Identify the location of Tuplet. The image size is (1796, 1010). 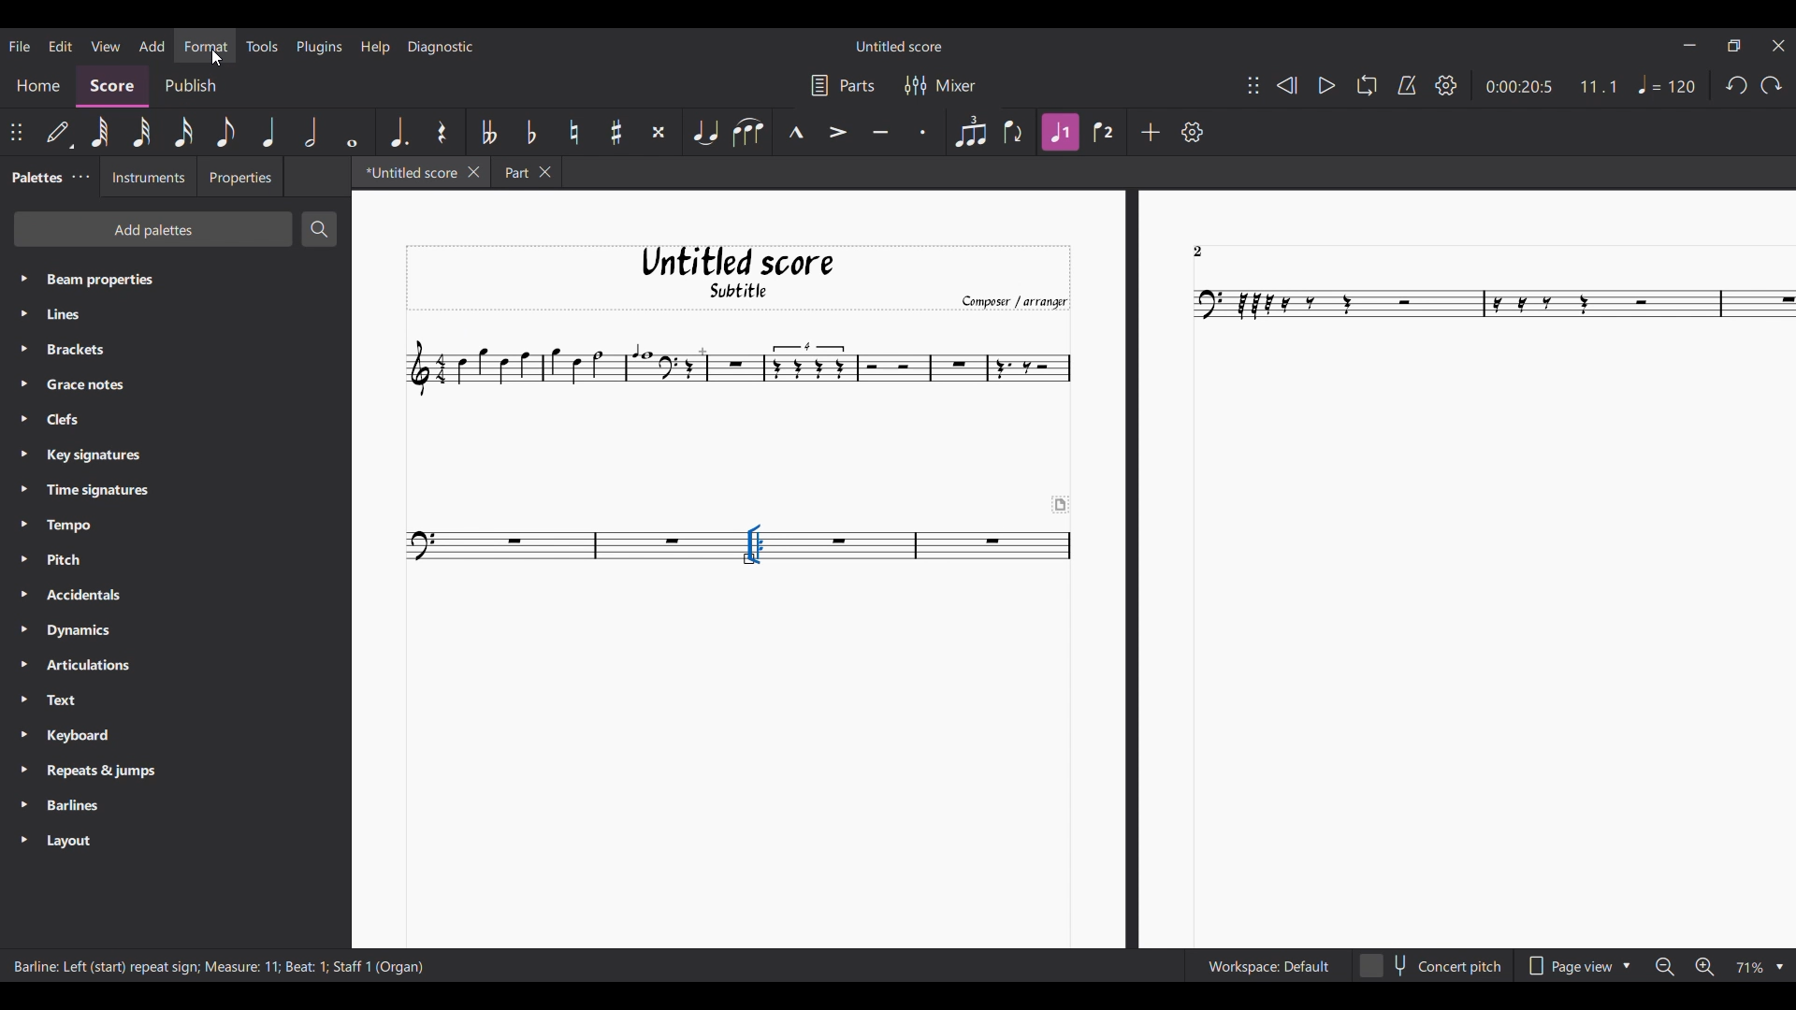
(971, 131).